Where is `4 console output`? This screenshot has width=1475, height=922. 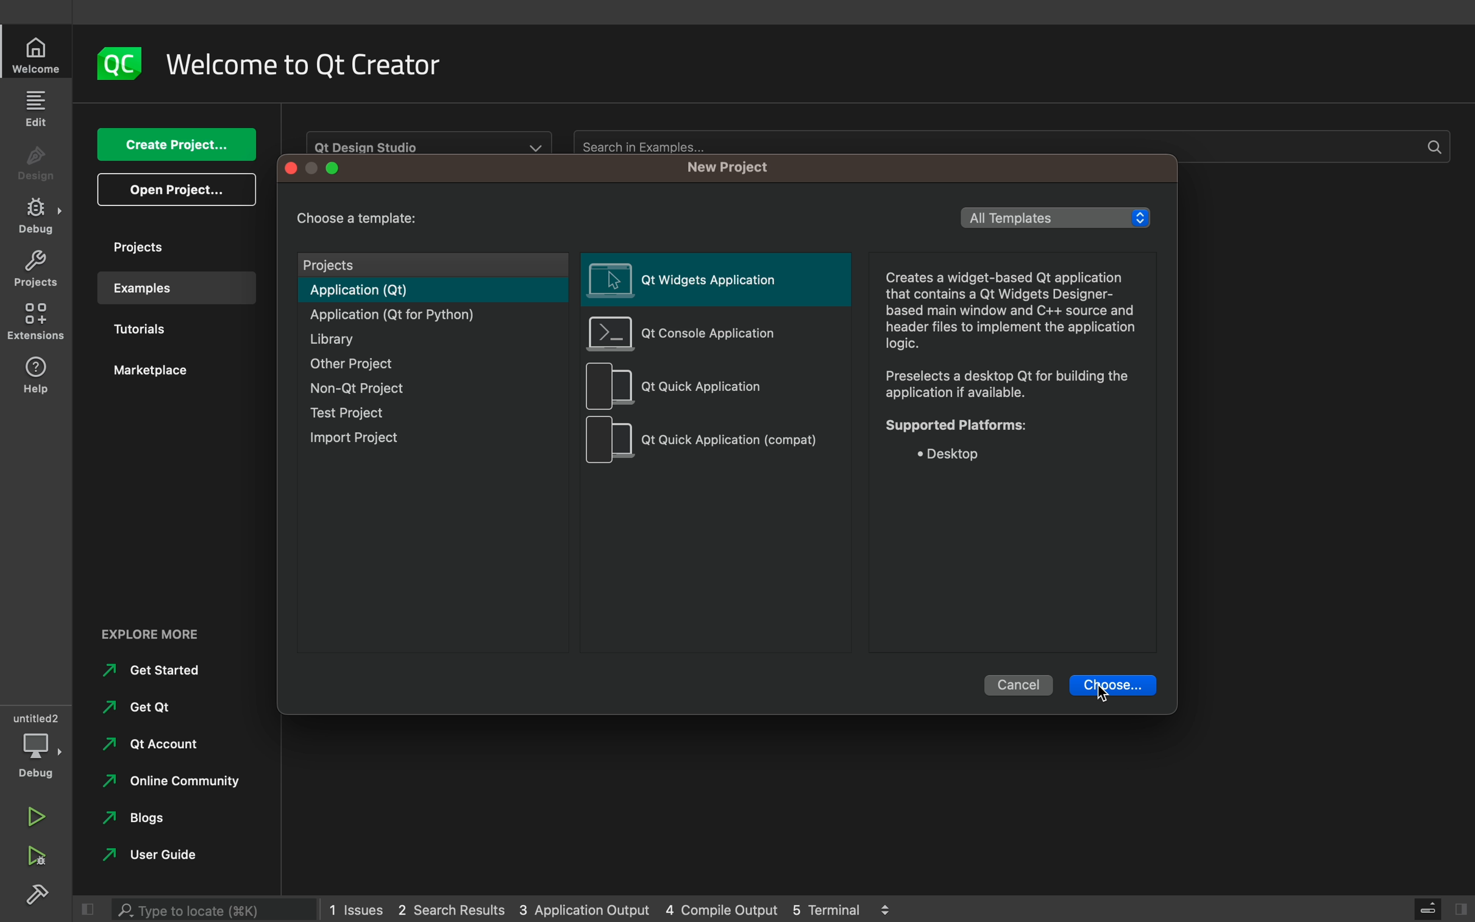 4 console output is located at coordinates (724, 910).